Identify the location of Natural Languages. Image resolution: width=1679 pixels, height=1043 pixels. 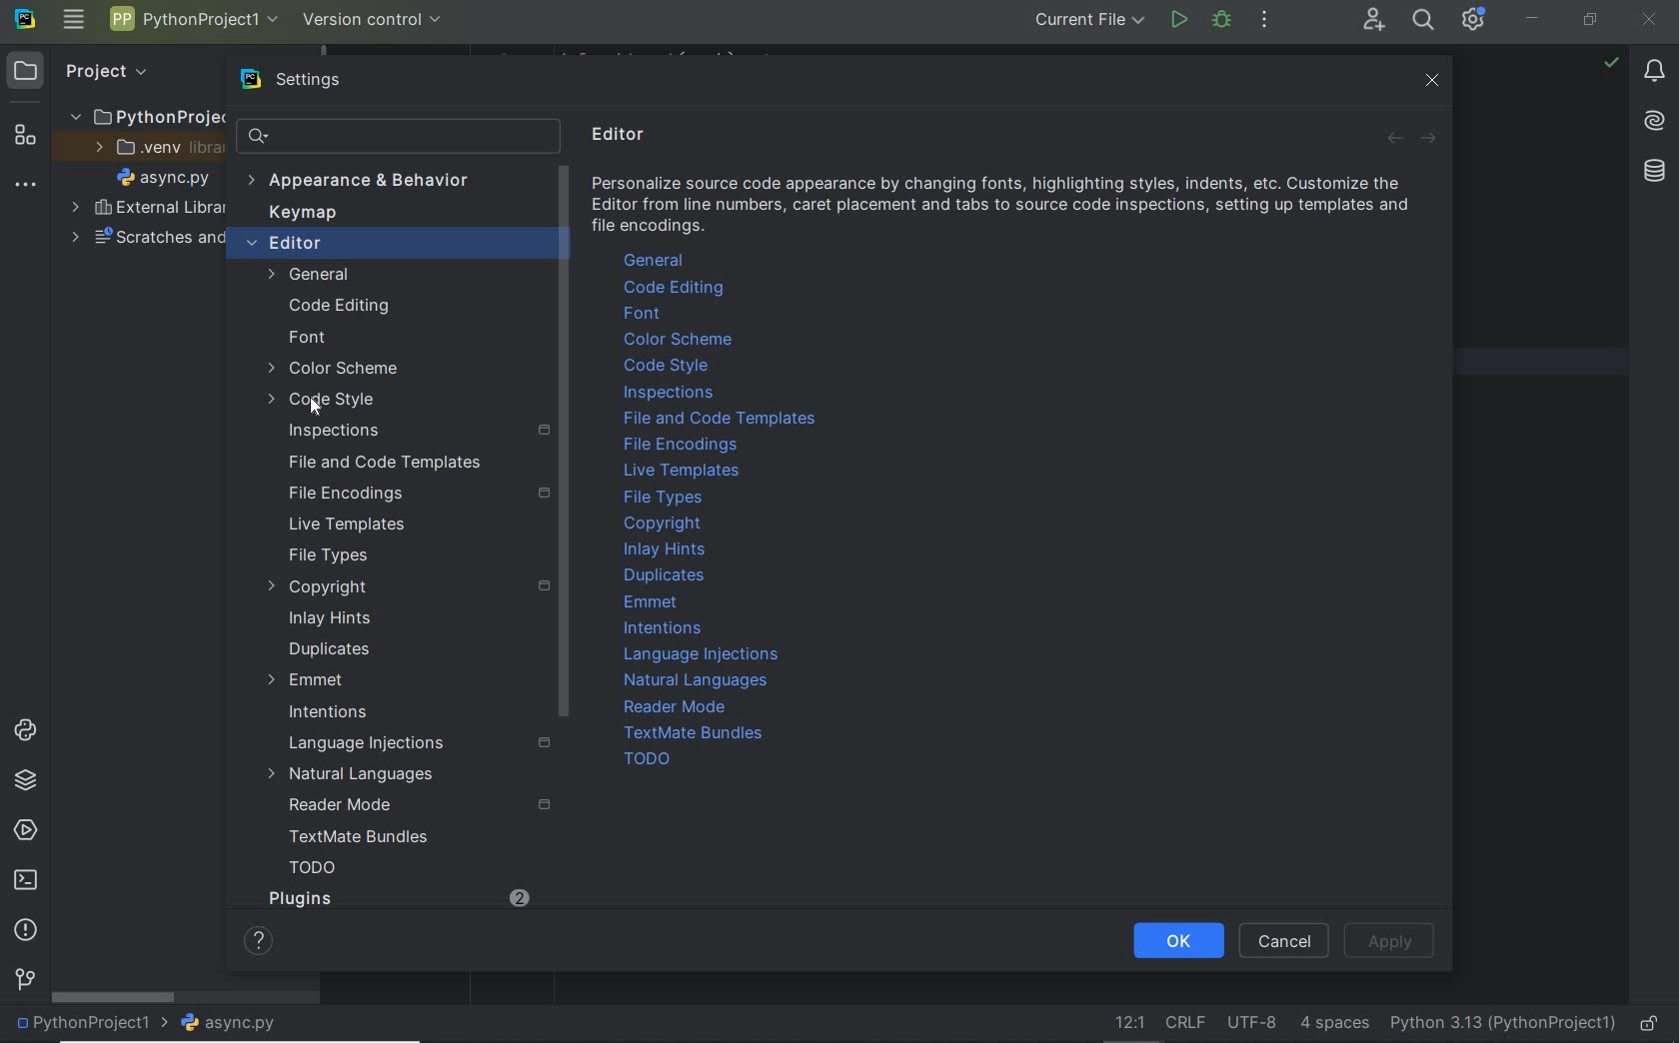
(353, 776).